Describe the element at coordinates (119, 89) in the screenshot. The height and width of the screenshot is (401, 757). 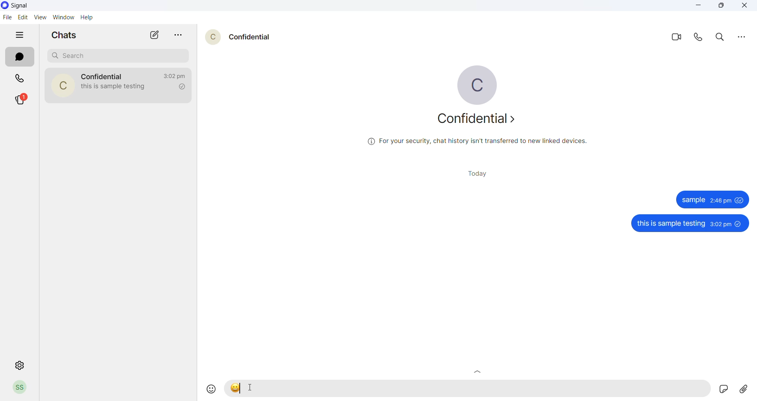
I see `last message` at that location.